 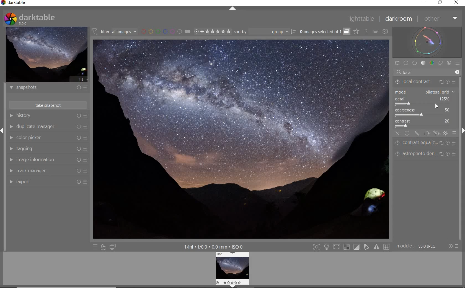 What do you see at coordinates (86, 170) in the screenshot?
I see `Presets and preferences` at bounding box center [86, 170].